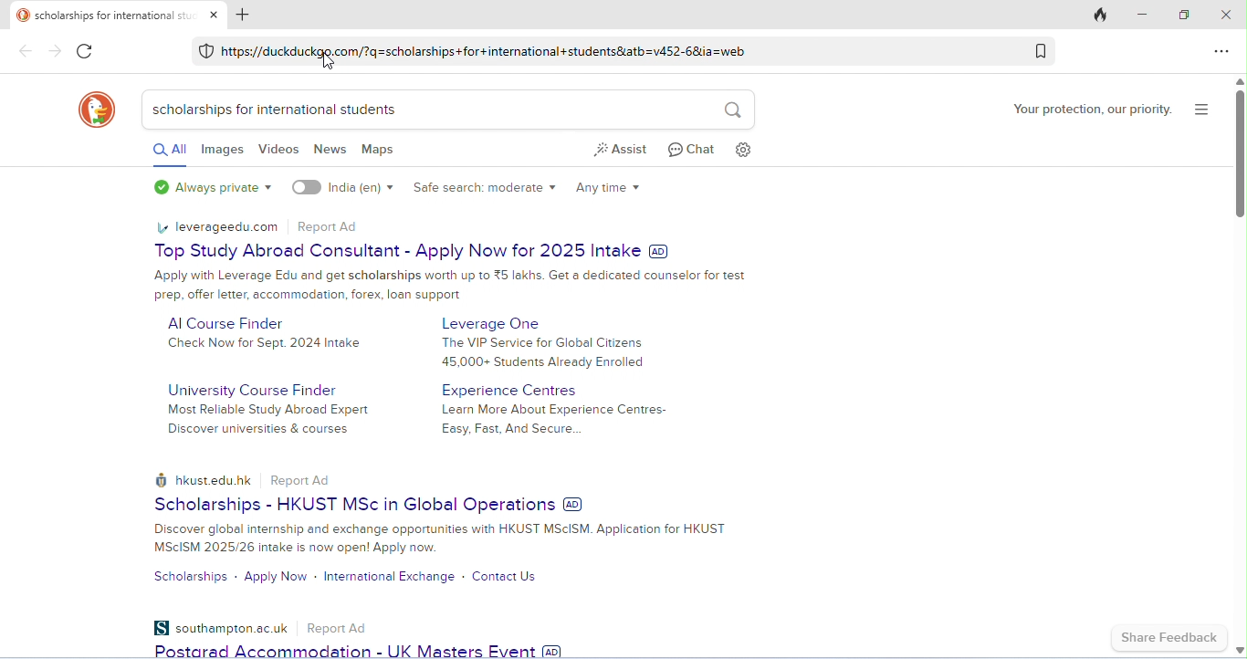 The image size is (1247, 659). I want to click on add new tab, so click(243, 15).